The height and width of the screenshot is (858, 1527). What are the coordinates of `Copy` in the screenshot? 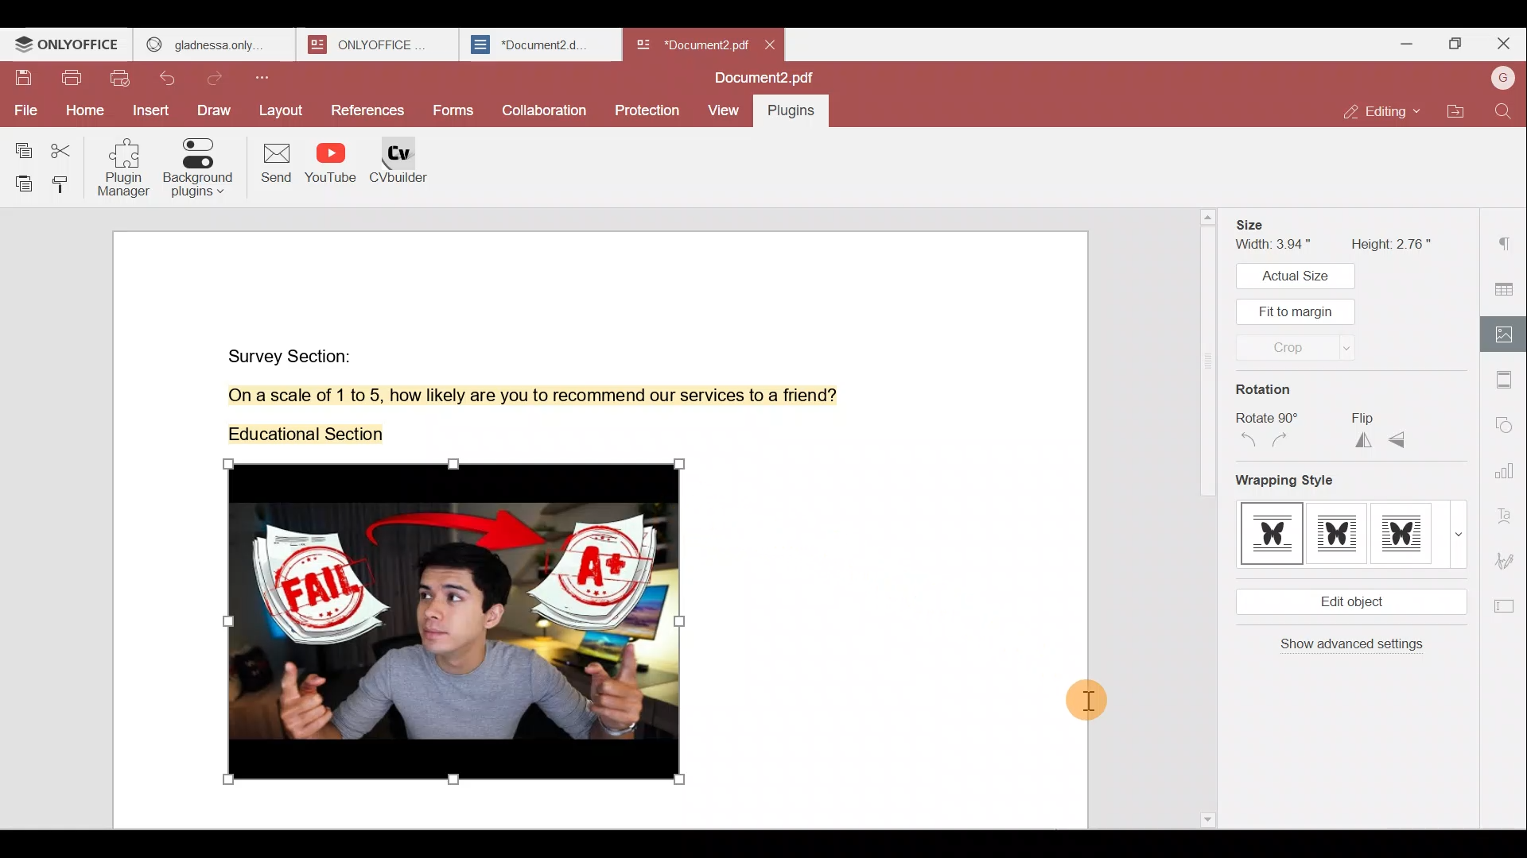 It's located at (22, 144).